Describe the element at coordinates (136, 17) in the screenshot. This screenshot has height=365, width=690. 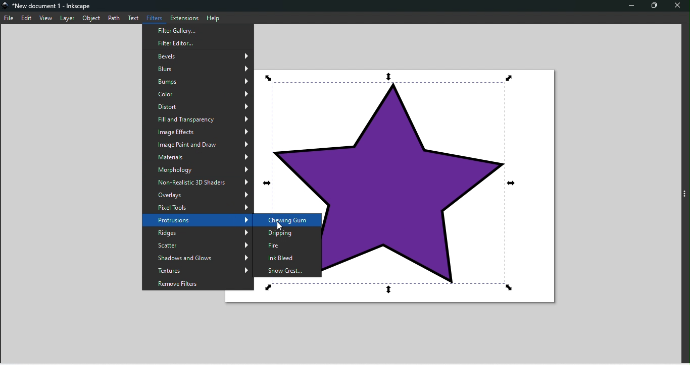
I see `Text` at that location.